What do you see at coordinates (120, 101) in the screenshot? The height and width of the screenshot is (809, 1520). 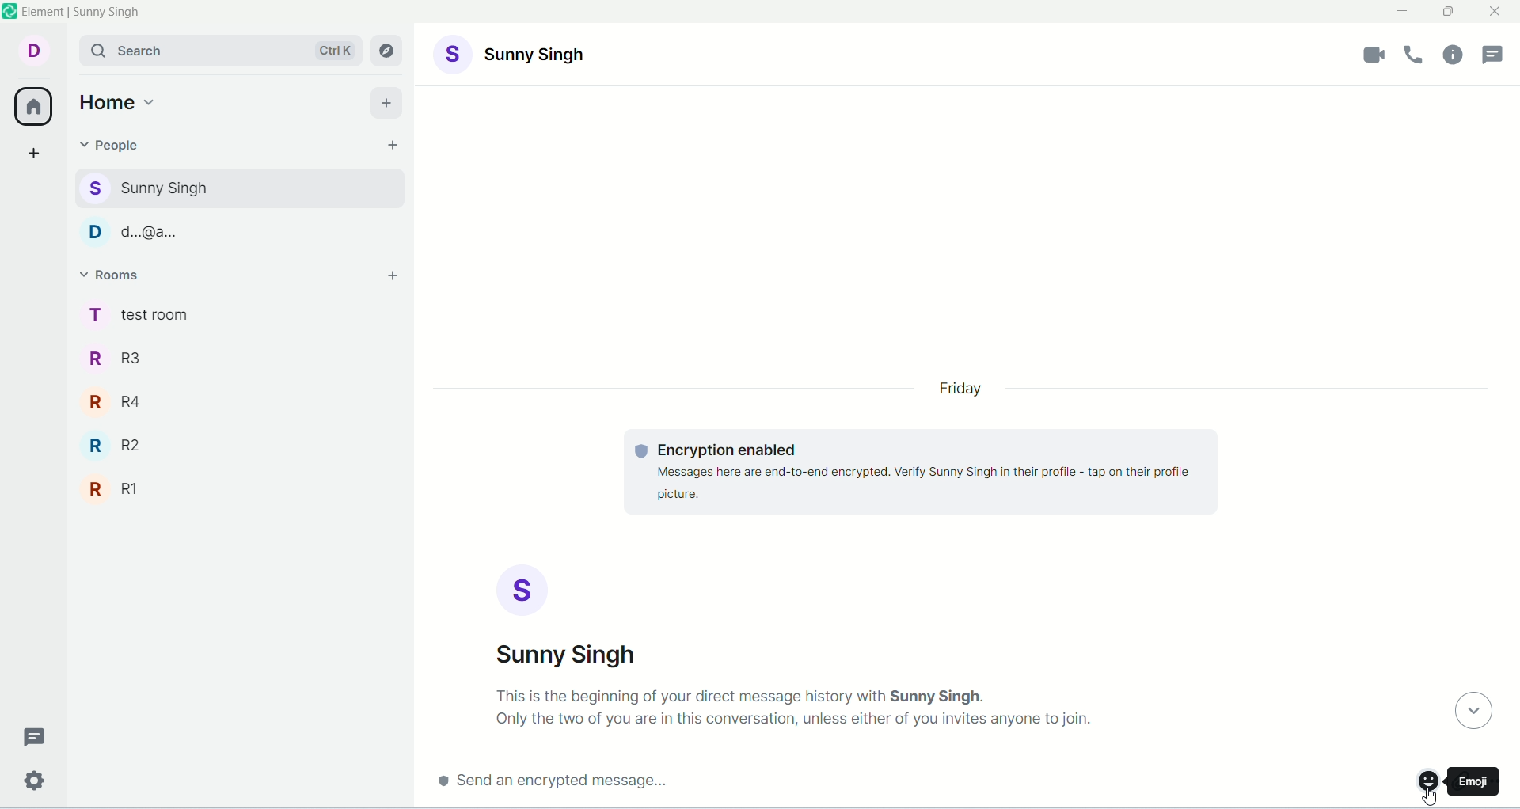 I see `home` at bounding box center [120, 101].